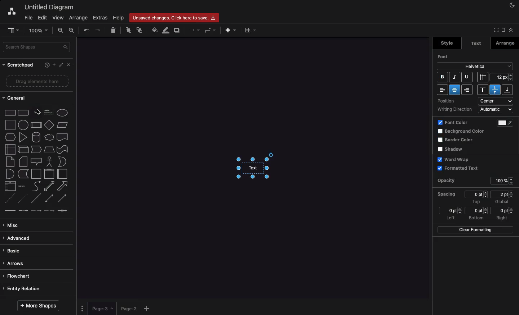  What do you see at coordinates (502, 77) in the screenshot?
I see `12 pt - Size` at bounding box center [502, 77].